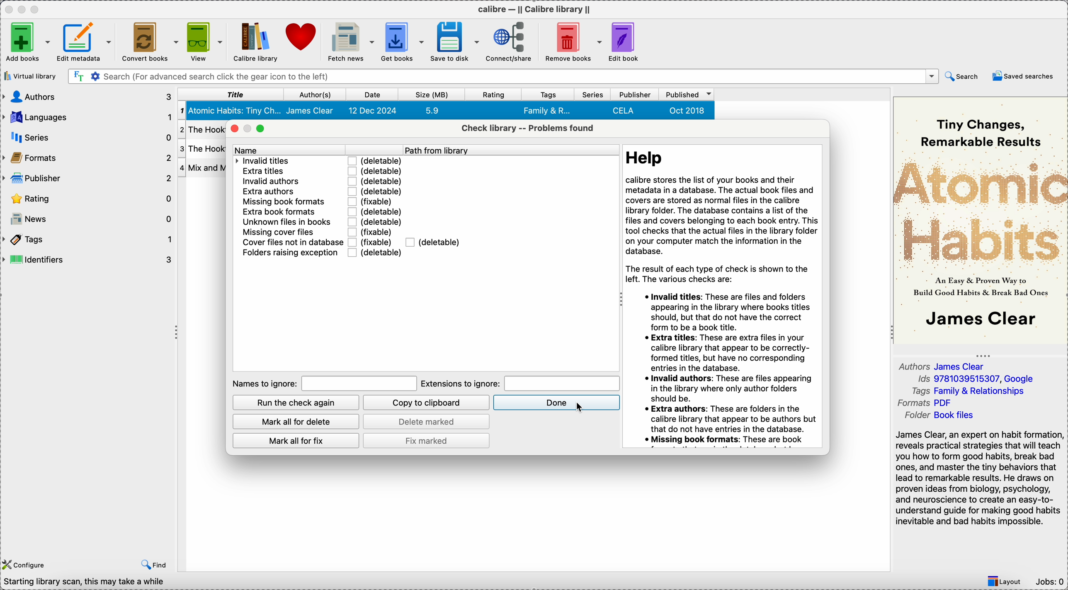 This screenshot has width=1068, height=590. Describe the element at coordinates (288, 212) in the screenshot. I see `extra book formats` at that location.